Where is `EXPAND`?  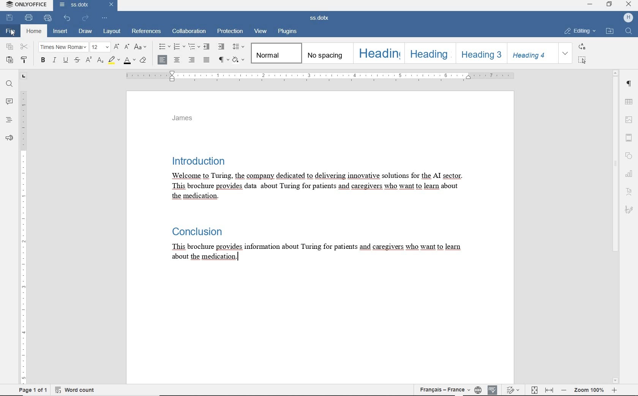 EXPAND is located at coordinates (566, 54).